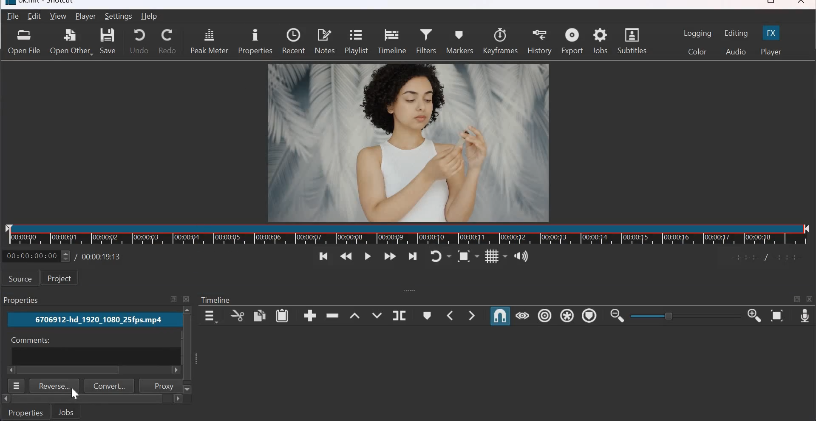 This screenshot has width=816, height=421. What do you see at coordinates (237, 316) in the screenshot?
I see `cut` at bounding box center [237, 316].